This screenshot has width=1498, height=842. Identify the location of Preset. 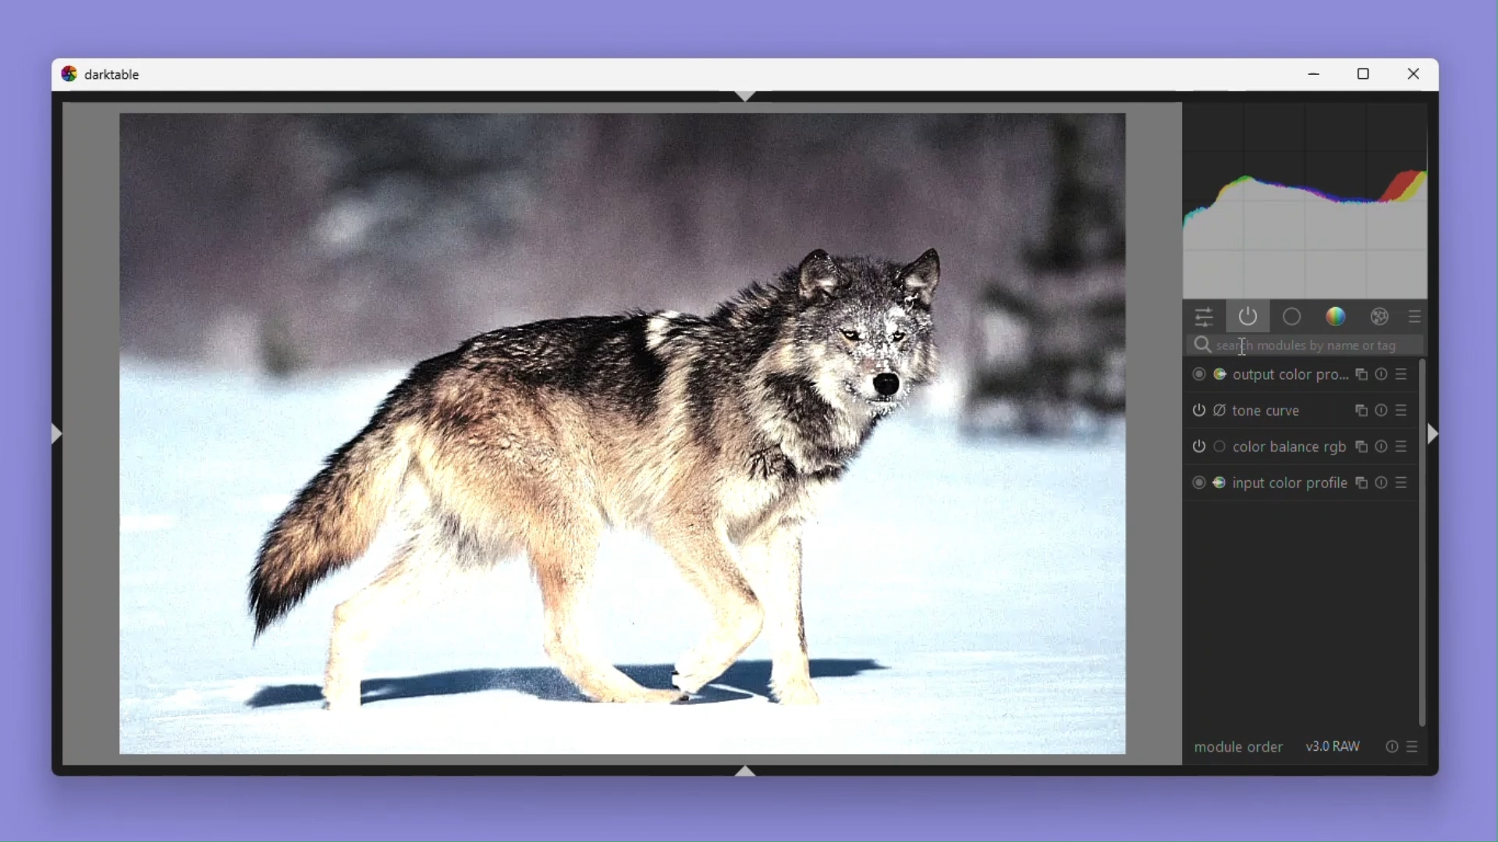
(1401, 373).